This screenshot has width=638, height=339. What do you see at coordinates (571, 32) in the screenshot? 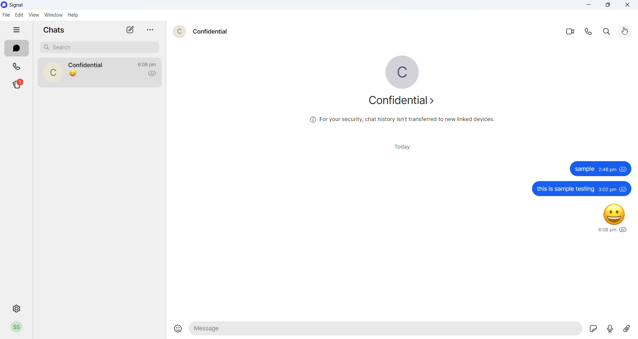
I see `video call` at bounding box center [571, 32].